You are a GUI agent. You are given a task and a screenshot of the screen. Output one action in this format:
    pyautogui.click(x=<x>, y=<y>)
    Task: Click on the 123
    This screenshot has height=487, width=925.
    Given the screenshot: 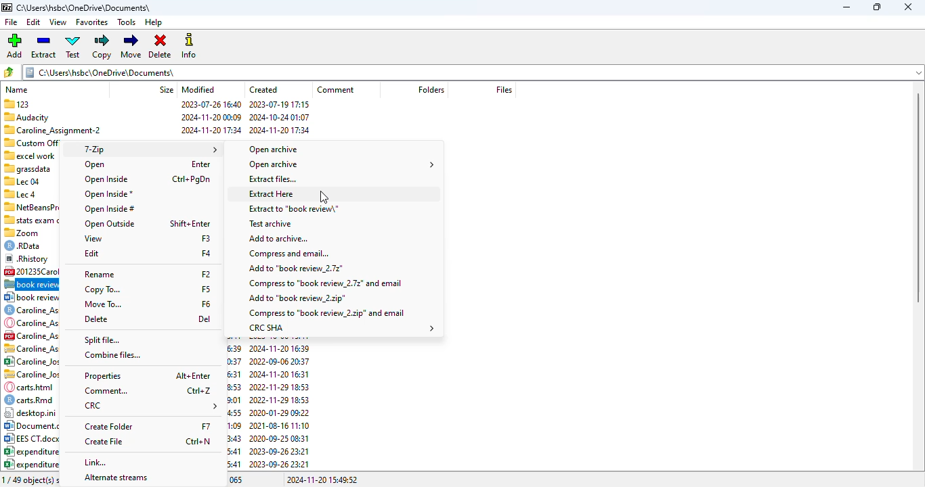 What is the action you would take?
    pyautogui.click(x=16, y=104)
    